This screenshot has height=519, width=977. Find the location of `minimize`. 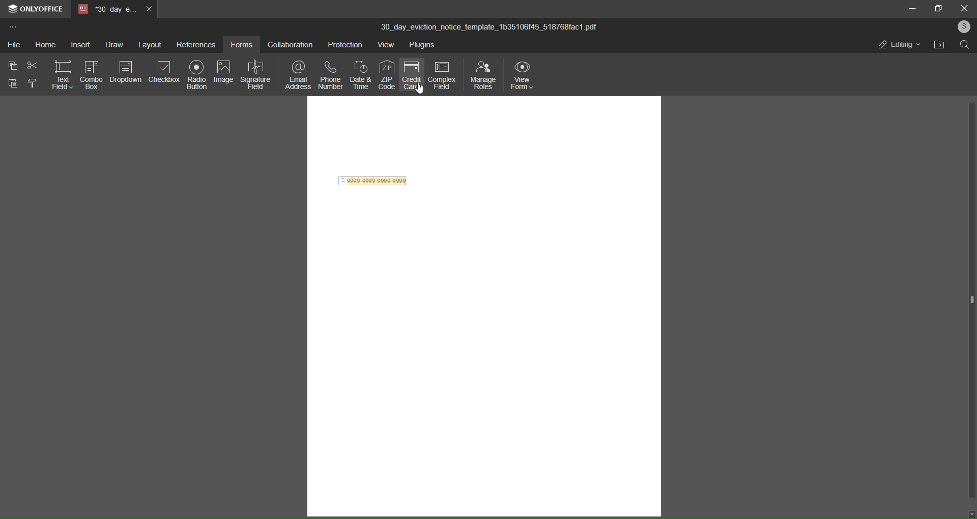

minimize is located at coordinates (911, 9).